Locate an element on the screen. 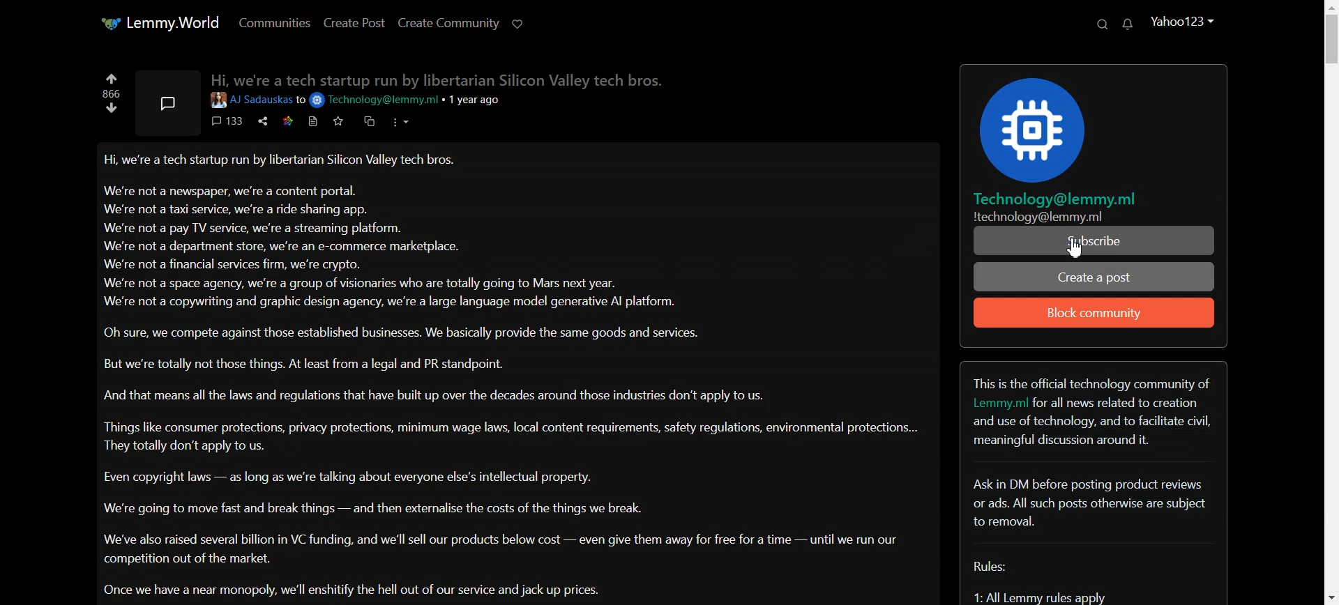 The height and width of the screenshot is (605, 1339). Hi, we're a tech startup run by libertarian Silicon Valley tech bros. We're not a newspaper, we're a content portal. We're not a taxi service, we're a ride sharing app. We're not a pay TV service, we're a streaming platform. We're not a department store, we're an e-commerce marketplace. We're not a financial services firm, we're crypto. We're not a space agency, we're a group of visionaries who are totally going to Mars next year. We're not a copywriting and graphic design agency, we're a large language model generative Al platform. Oh sure, we compete against those established businesses. We basically provide the same goods and services. But we're totally not those things. At least from a legal and PR standpoint. And that means all the laws and regulations that have built up over the decades around those industries don't apply to us. Things like consumer protections, privacy protections, minimum wage laws, local content requirements, safety regulations, environmental protections... They totally don't apply to us. Even copyright laws — as long as we're talking about everyone else's intellectual property. We're going to move fast and break things — and then externalise the costs of the things we break. We've also raised several billion in VC funding, and we'll sell our products below cost — even give them away for free for a time — until we run our competition out of the market. Once we have a near monopoly, we'll enshitify the hell out of our service and jack up our prices. is located at coordinates (508, 376).